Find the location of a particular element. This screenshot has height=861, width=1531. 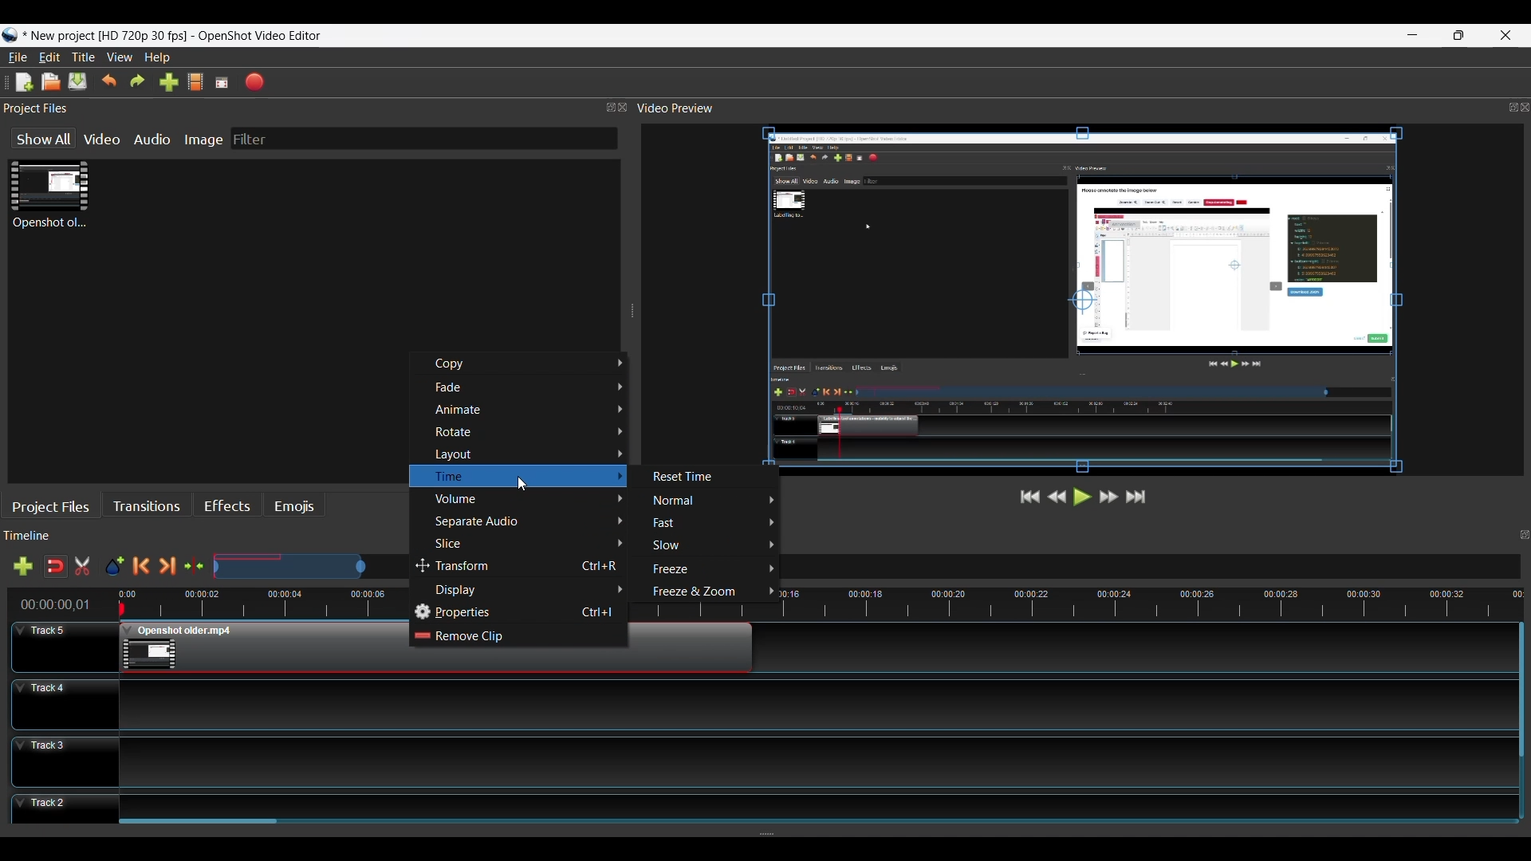

Project Files is located at coordinates (314, 109).